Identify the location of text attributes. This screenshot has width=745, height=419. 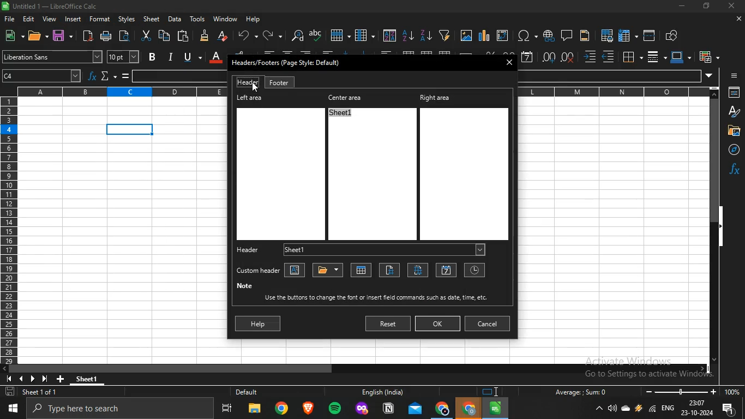
(296, 270).